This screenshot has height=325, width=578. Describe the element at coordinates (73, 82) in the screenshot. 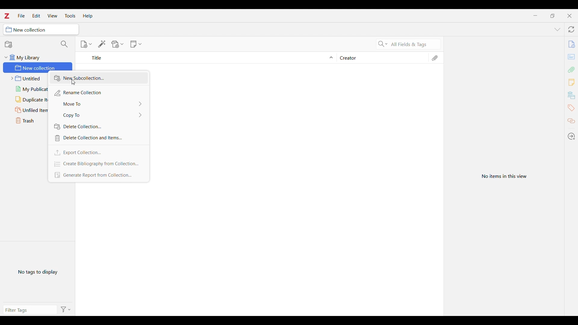

I see `Cursor clicking on New subcollection` at that location.